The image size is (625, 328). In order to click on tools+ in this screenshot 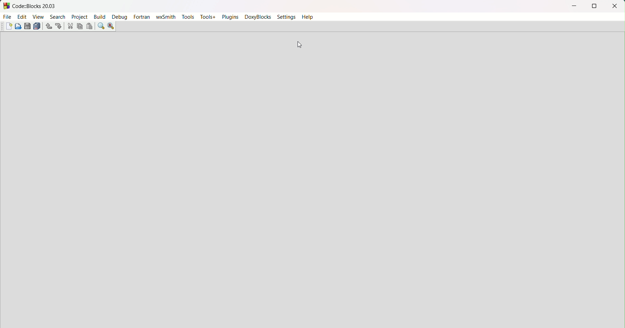, I will do `click(207, 17)`.